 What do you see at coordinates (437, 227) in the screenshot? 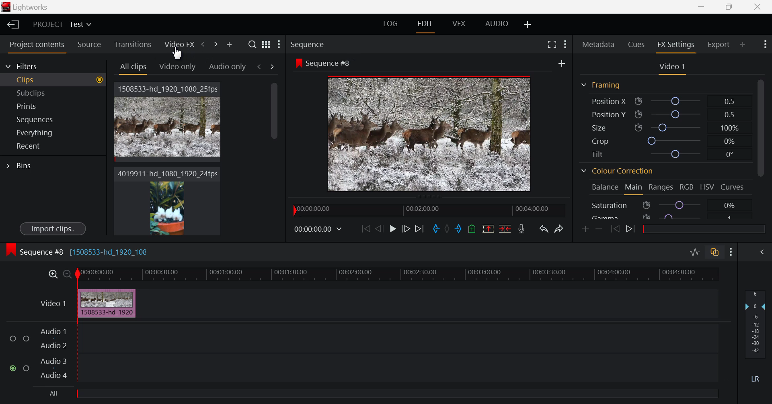
I see `Mark In` at bounding box center [437, 227].